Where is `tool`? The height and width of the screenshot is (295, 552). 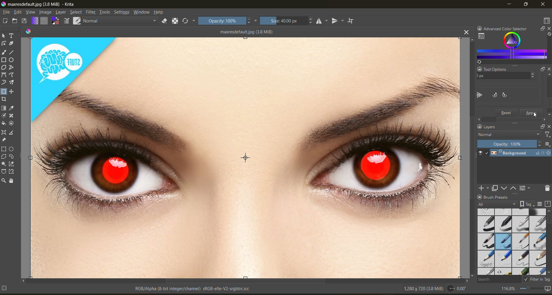 tool is located at coordinates (11, 83).